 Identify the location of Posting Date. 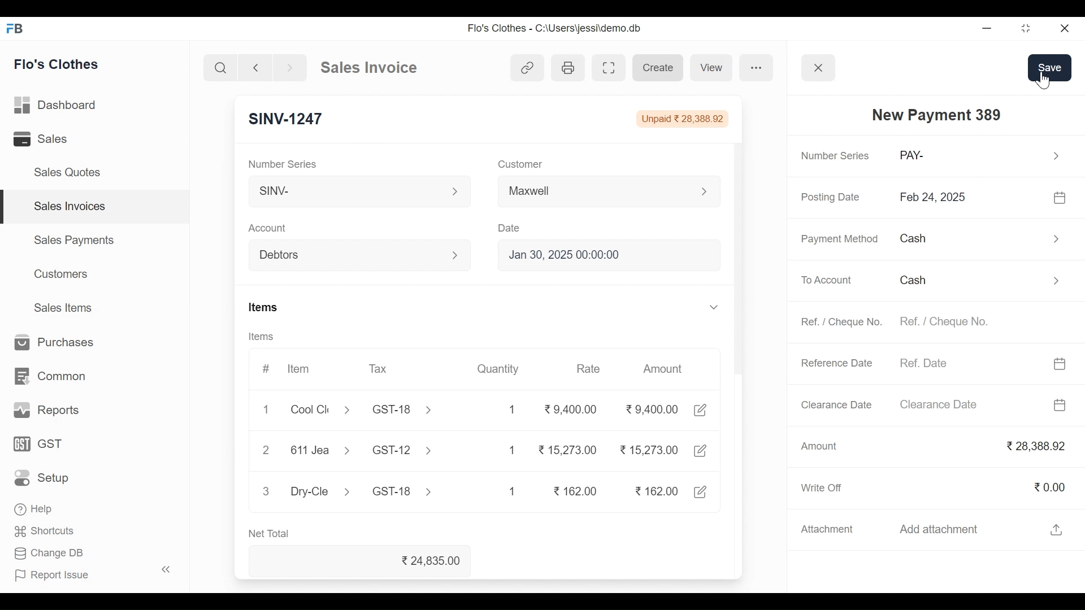
(832, 196).